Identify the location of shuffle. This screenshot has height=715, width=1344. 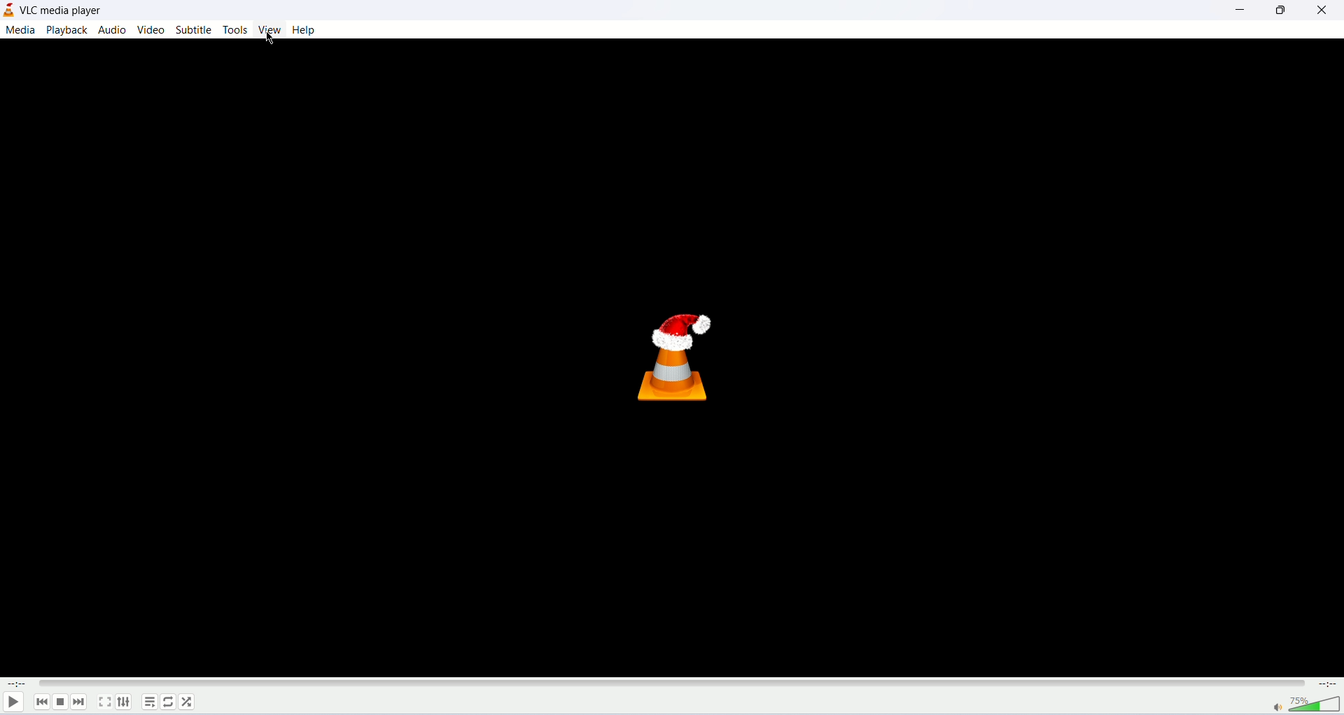
(190, 702).